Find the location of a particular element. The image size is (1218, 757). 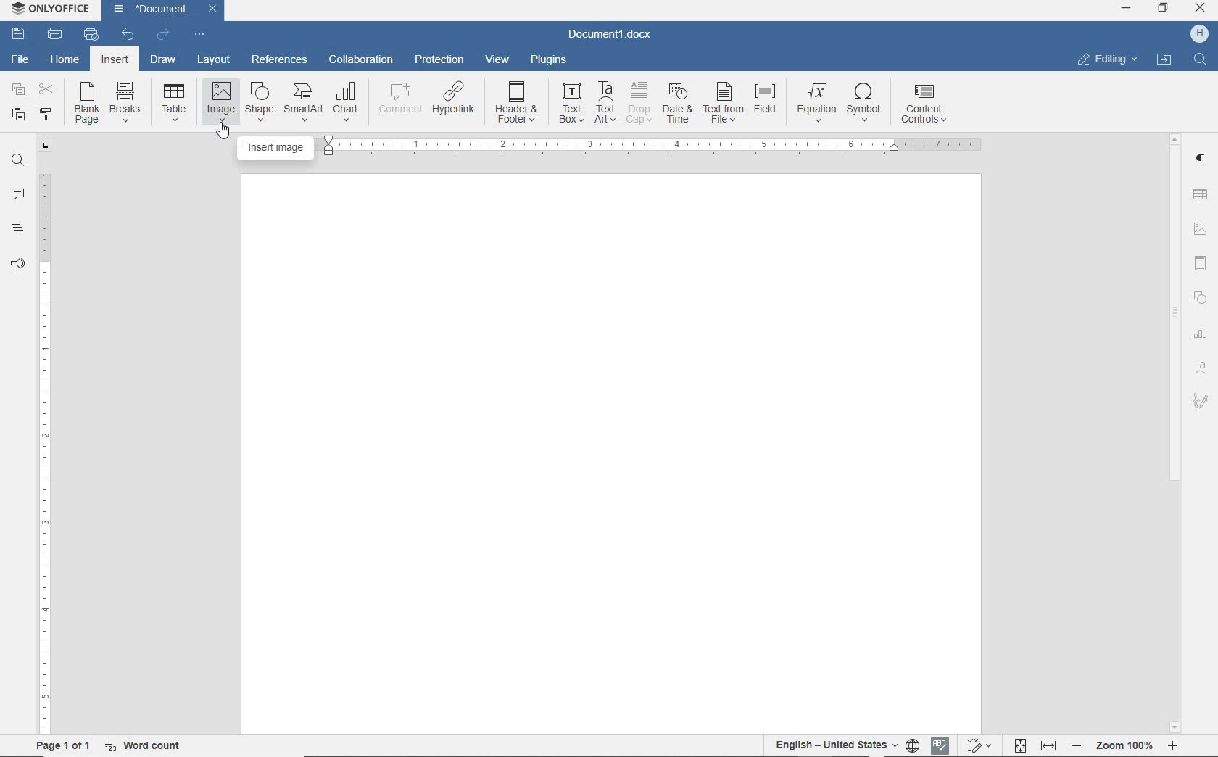

minimize is located at coordinates (1125, 7).